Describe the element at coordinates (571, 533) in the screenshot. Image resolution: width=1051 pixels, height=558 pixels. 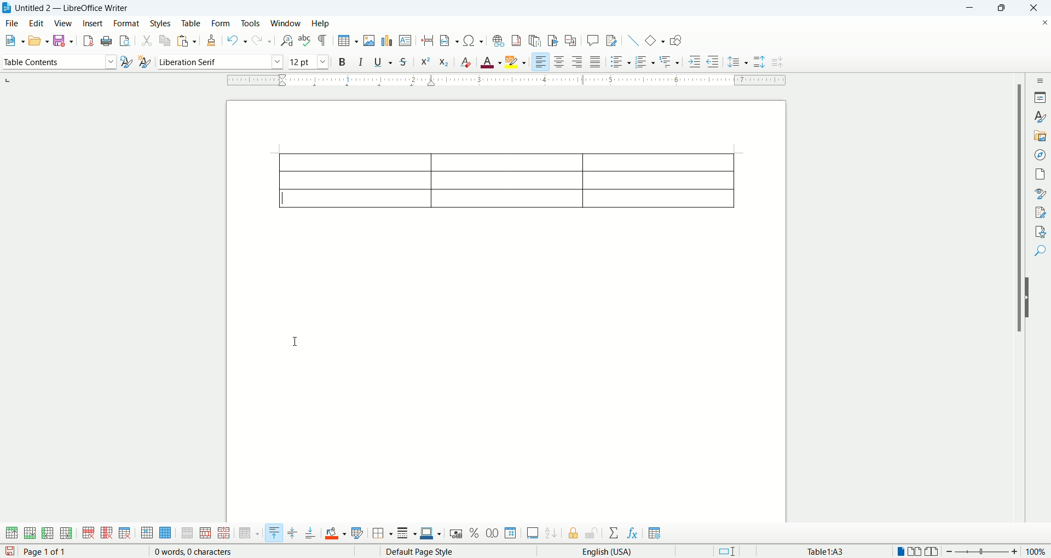
I see `protect cells` at that location.